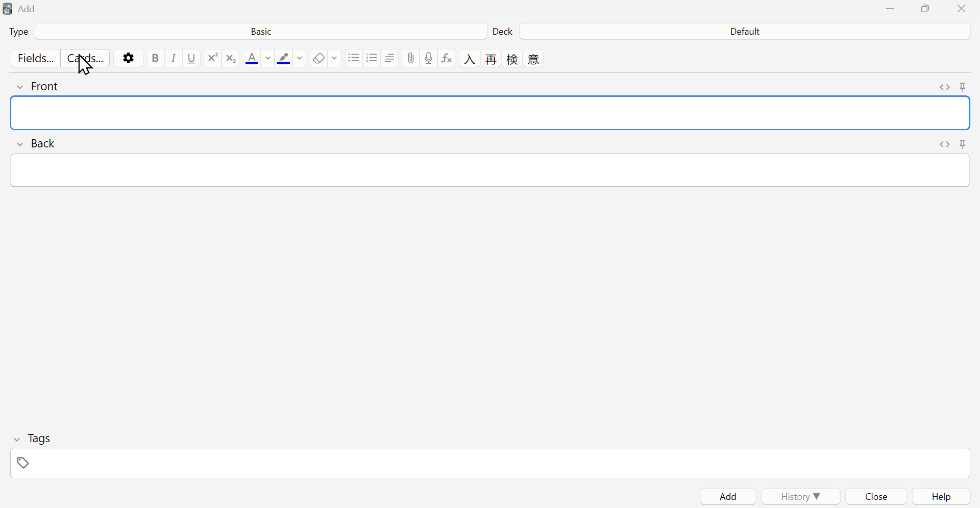  Describe the element at coordinates (129, 56) in the screenshot. I see `Settings` at that location.